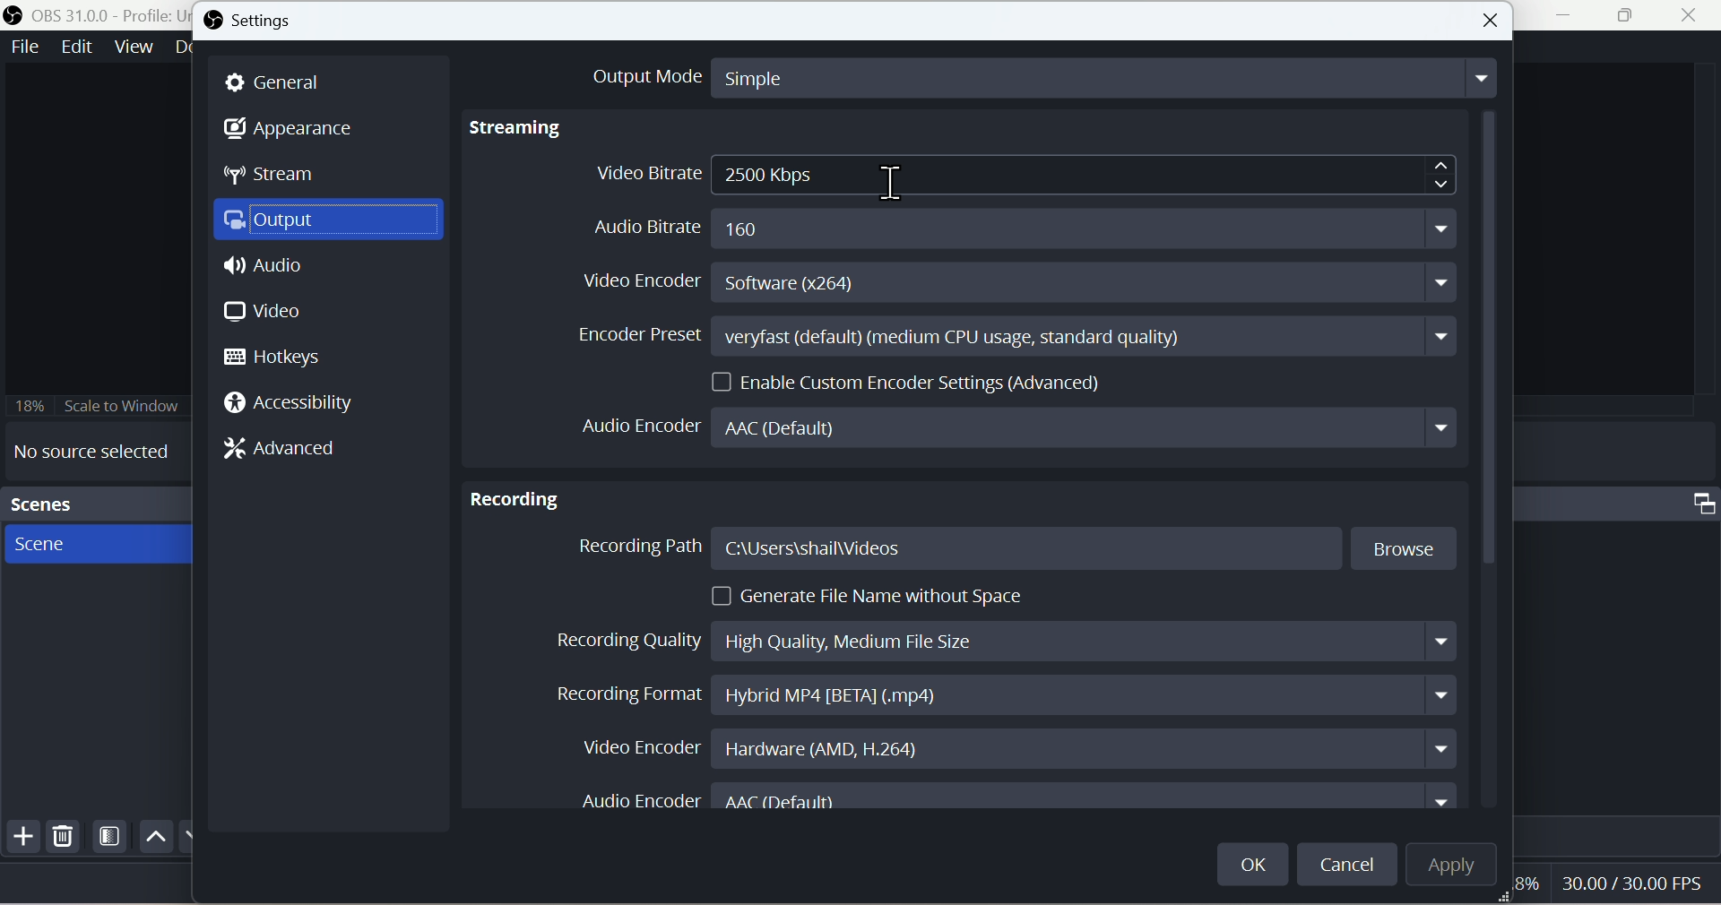 The image size is (1721, 905). Describe the element at coordinates (1634, 16) in the screenshot. I see `Maximise` at that location.